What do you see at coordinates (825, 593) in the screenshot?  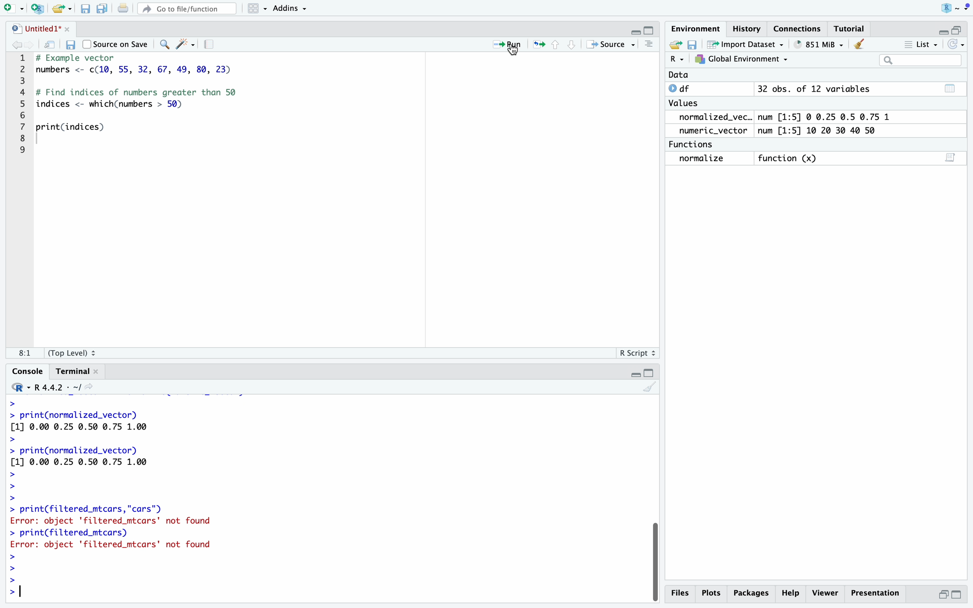 I see `viewer` at bounding box center [825, 593].